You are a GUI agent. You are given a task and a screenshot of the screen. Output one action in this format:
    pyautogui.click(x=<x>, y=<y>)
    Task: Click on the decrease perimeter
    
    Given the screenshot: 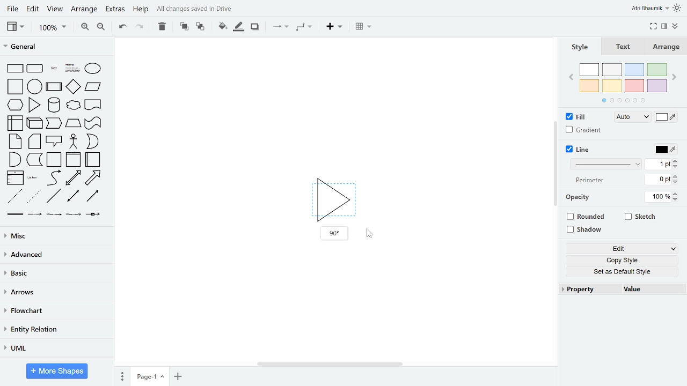 What is the action you would take?
    pyautogui.click(x=676, y=182)
    